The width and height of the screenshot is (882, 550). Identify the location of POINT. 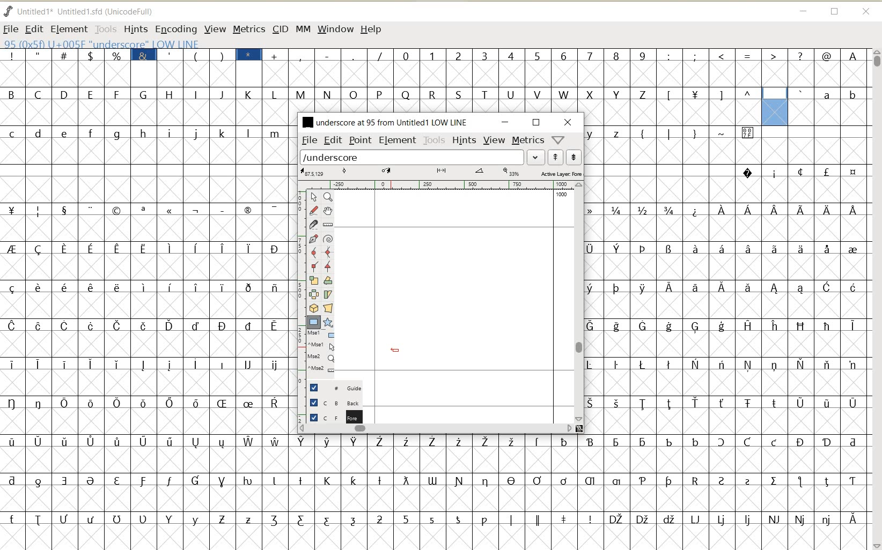
(361, 142).